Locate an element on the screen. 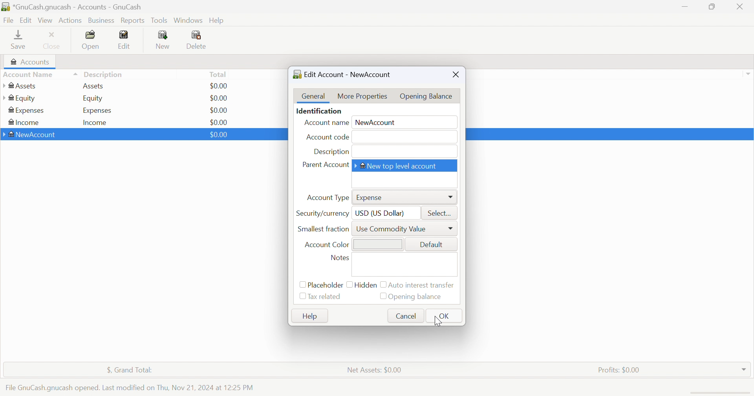 The width and height of the screenshot is (754, 396). Expenses is located at coordinates (27, 111).